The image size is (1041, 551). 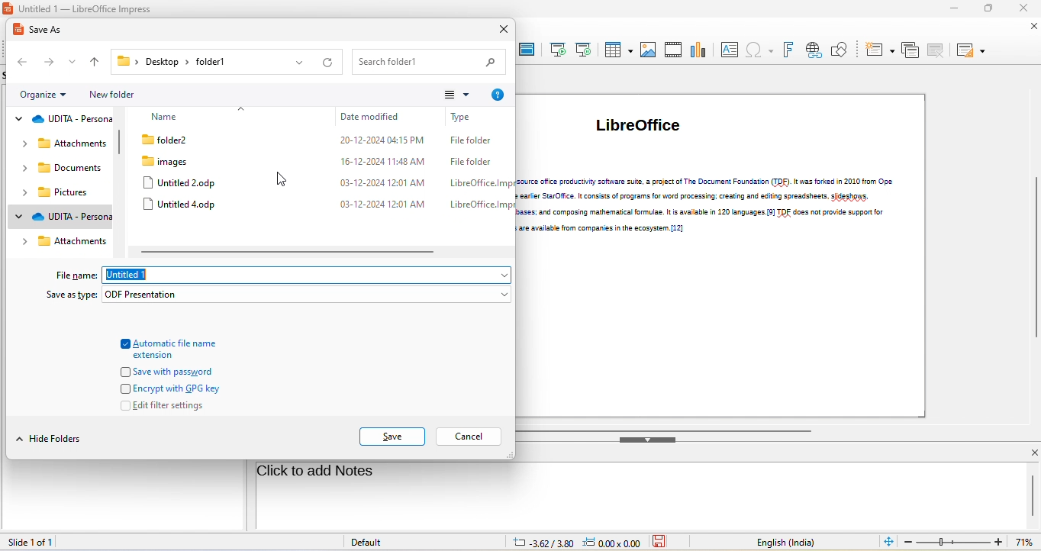 I want to click on untitled 1, so click(x=308, y=275).